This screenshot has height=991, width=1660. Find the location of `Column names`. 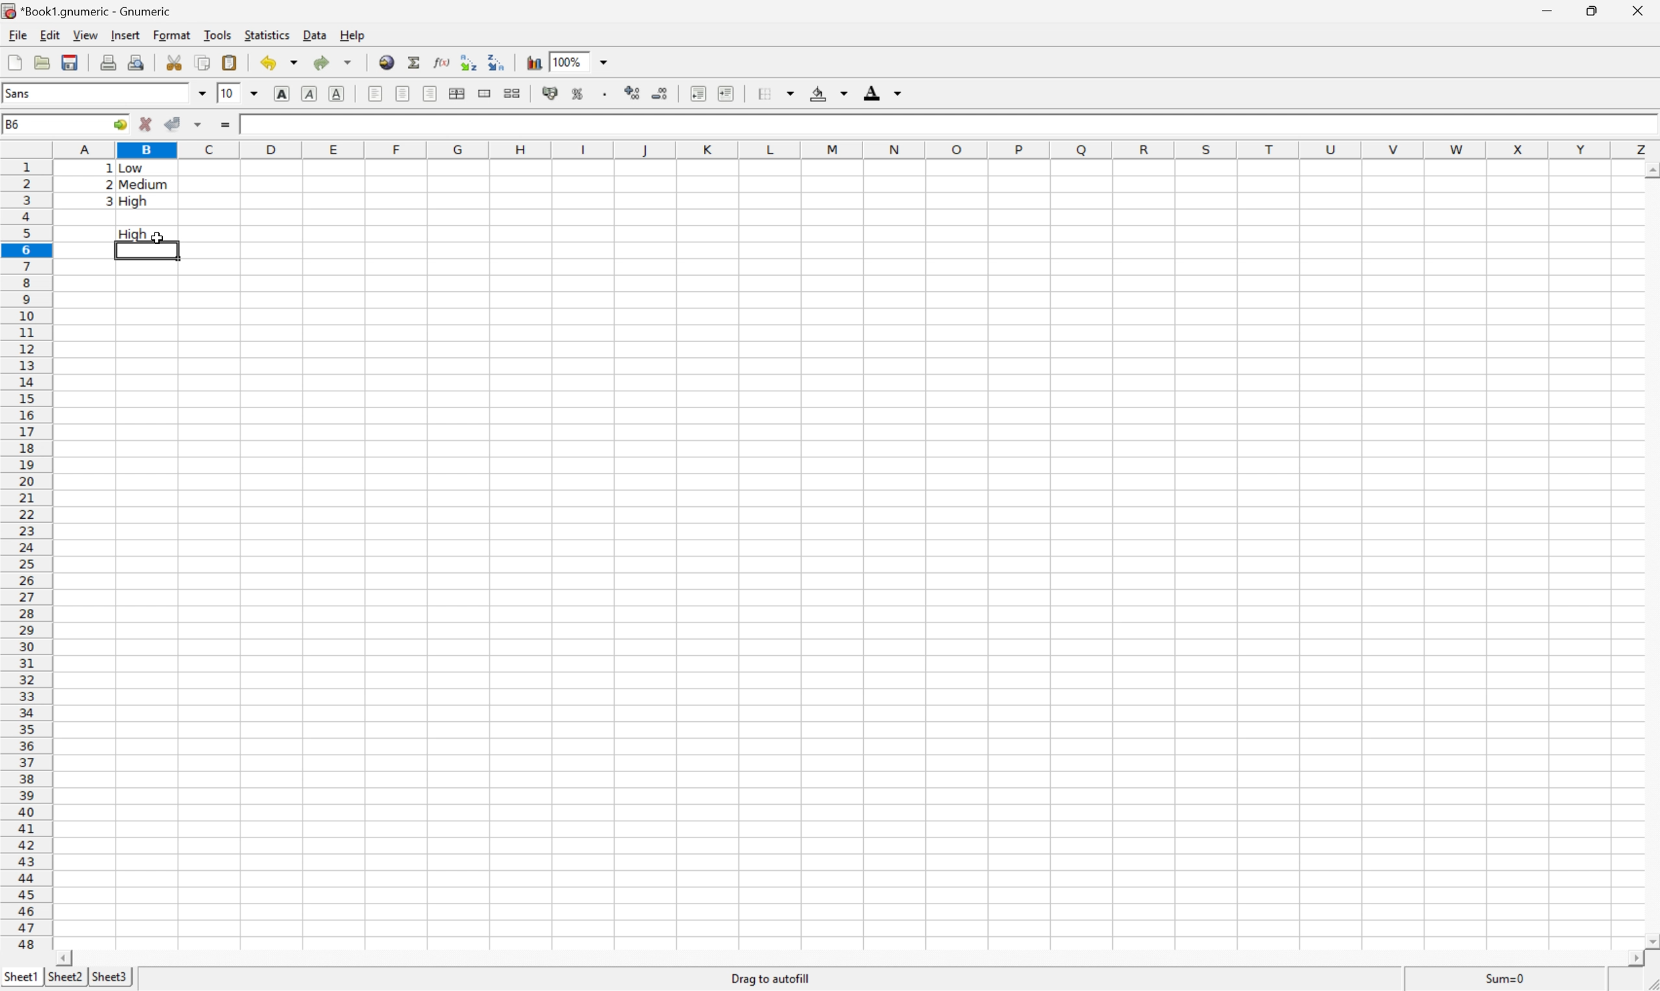

Column names is located at coordinates (853, 150).